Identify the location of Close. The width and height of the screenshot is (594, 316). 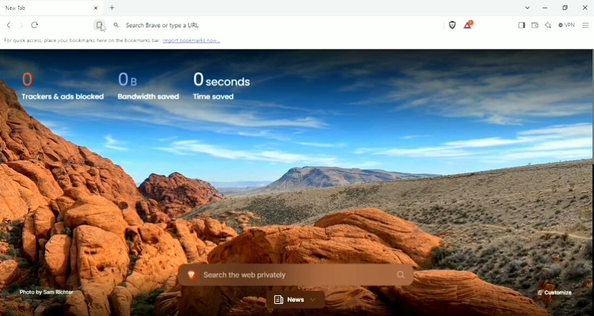
(584, 7).